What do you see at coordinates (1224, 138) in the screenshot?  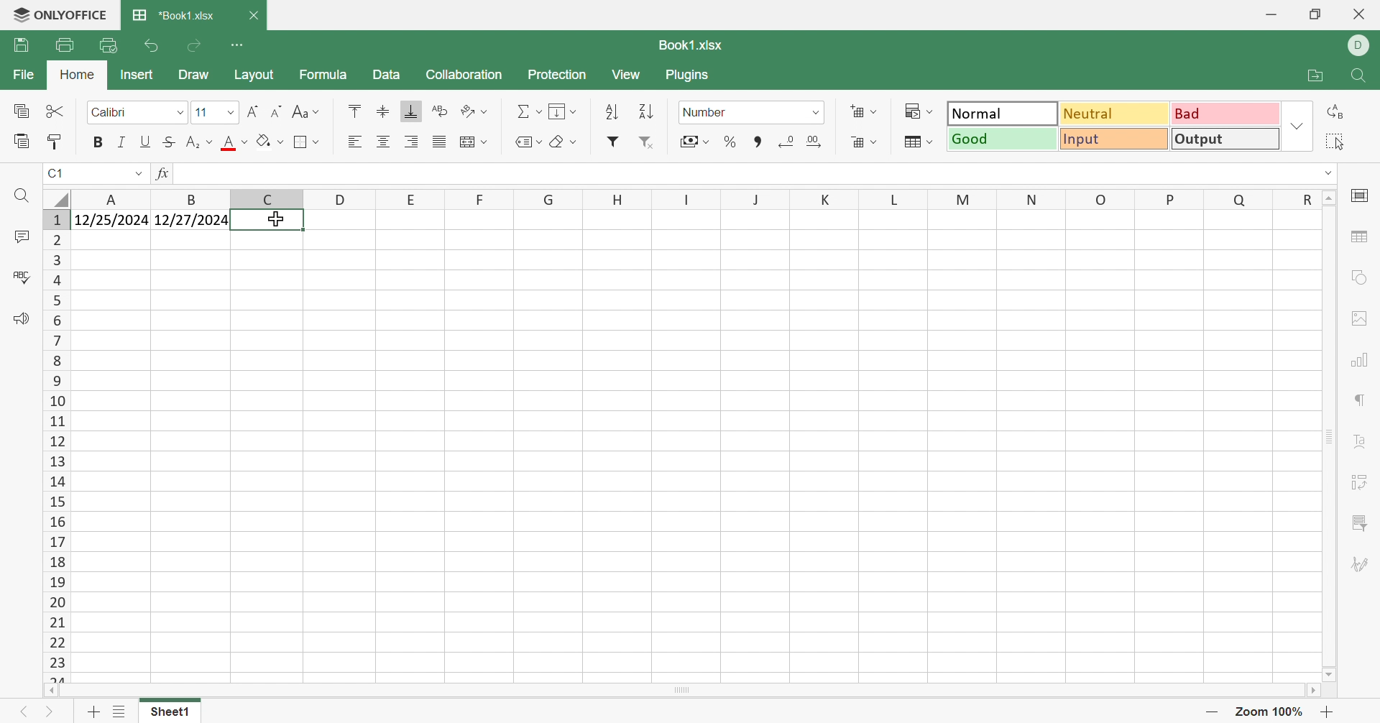 I see `Output` at bounding box center [1224, 138].